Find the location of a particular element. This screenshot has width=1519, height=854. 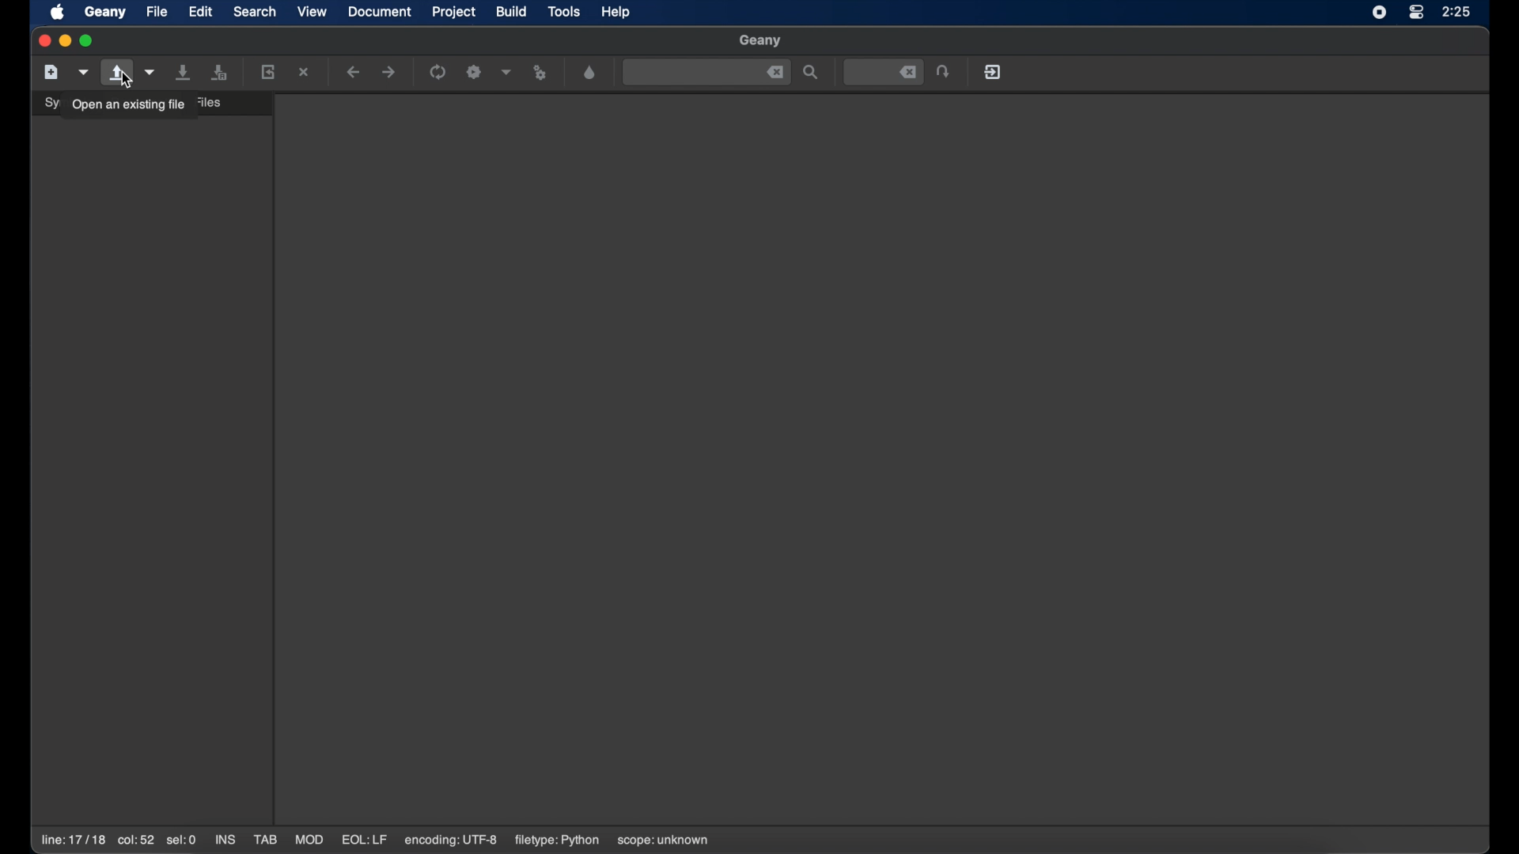

navigate forward a location is located at coordinates (390, 73).